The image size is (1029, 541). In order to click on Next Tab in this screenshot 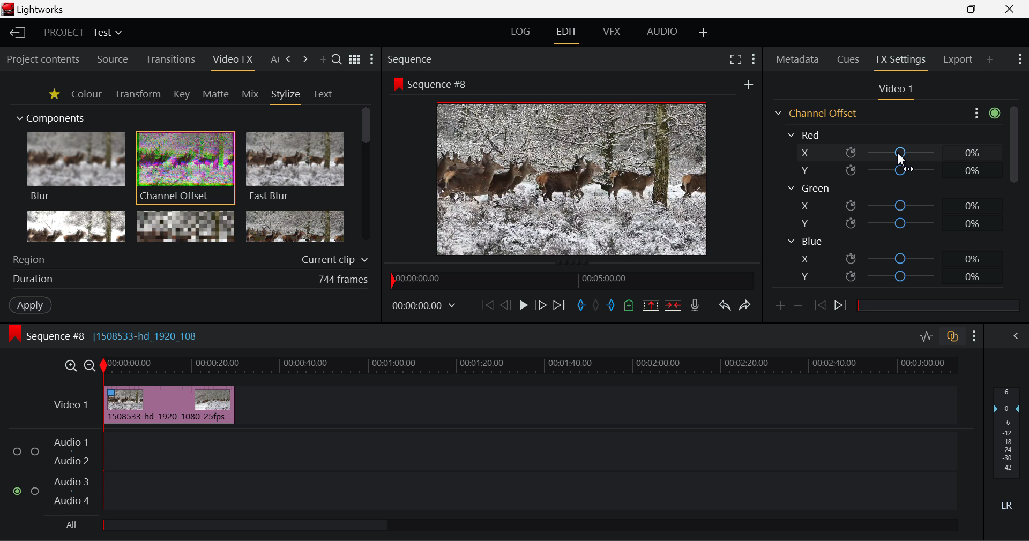, I will do `click(289, 59)`.